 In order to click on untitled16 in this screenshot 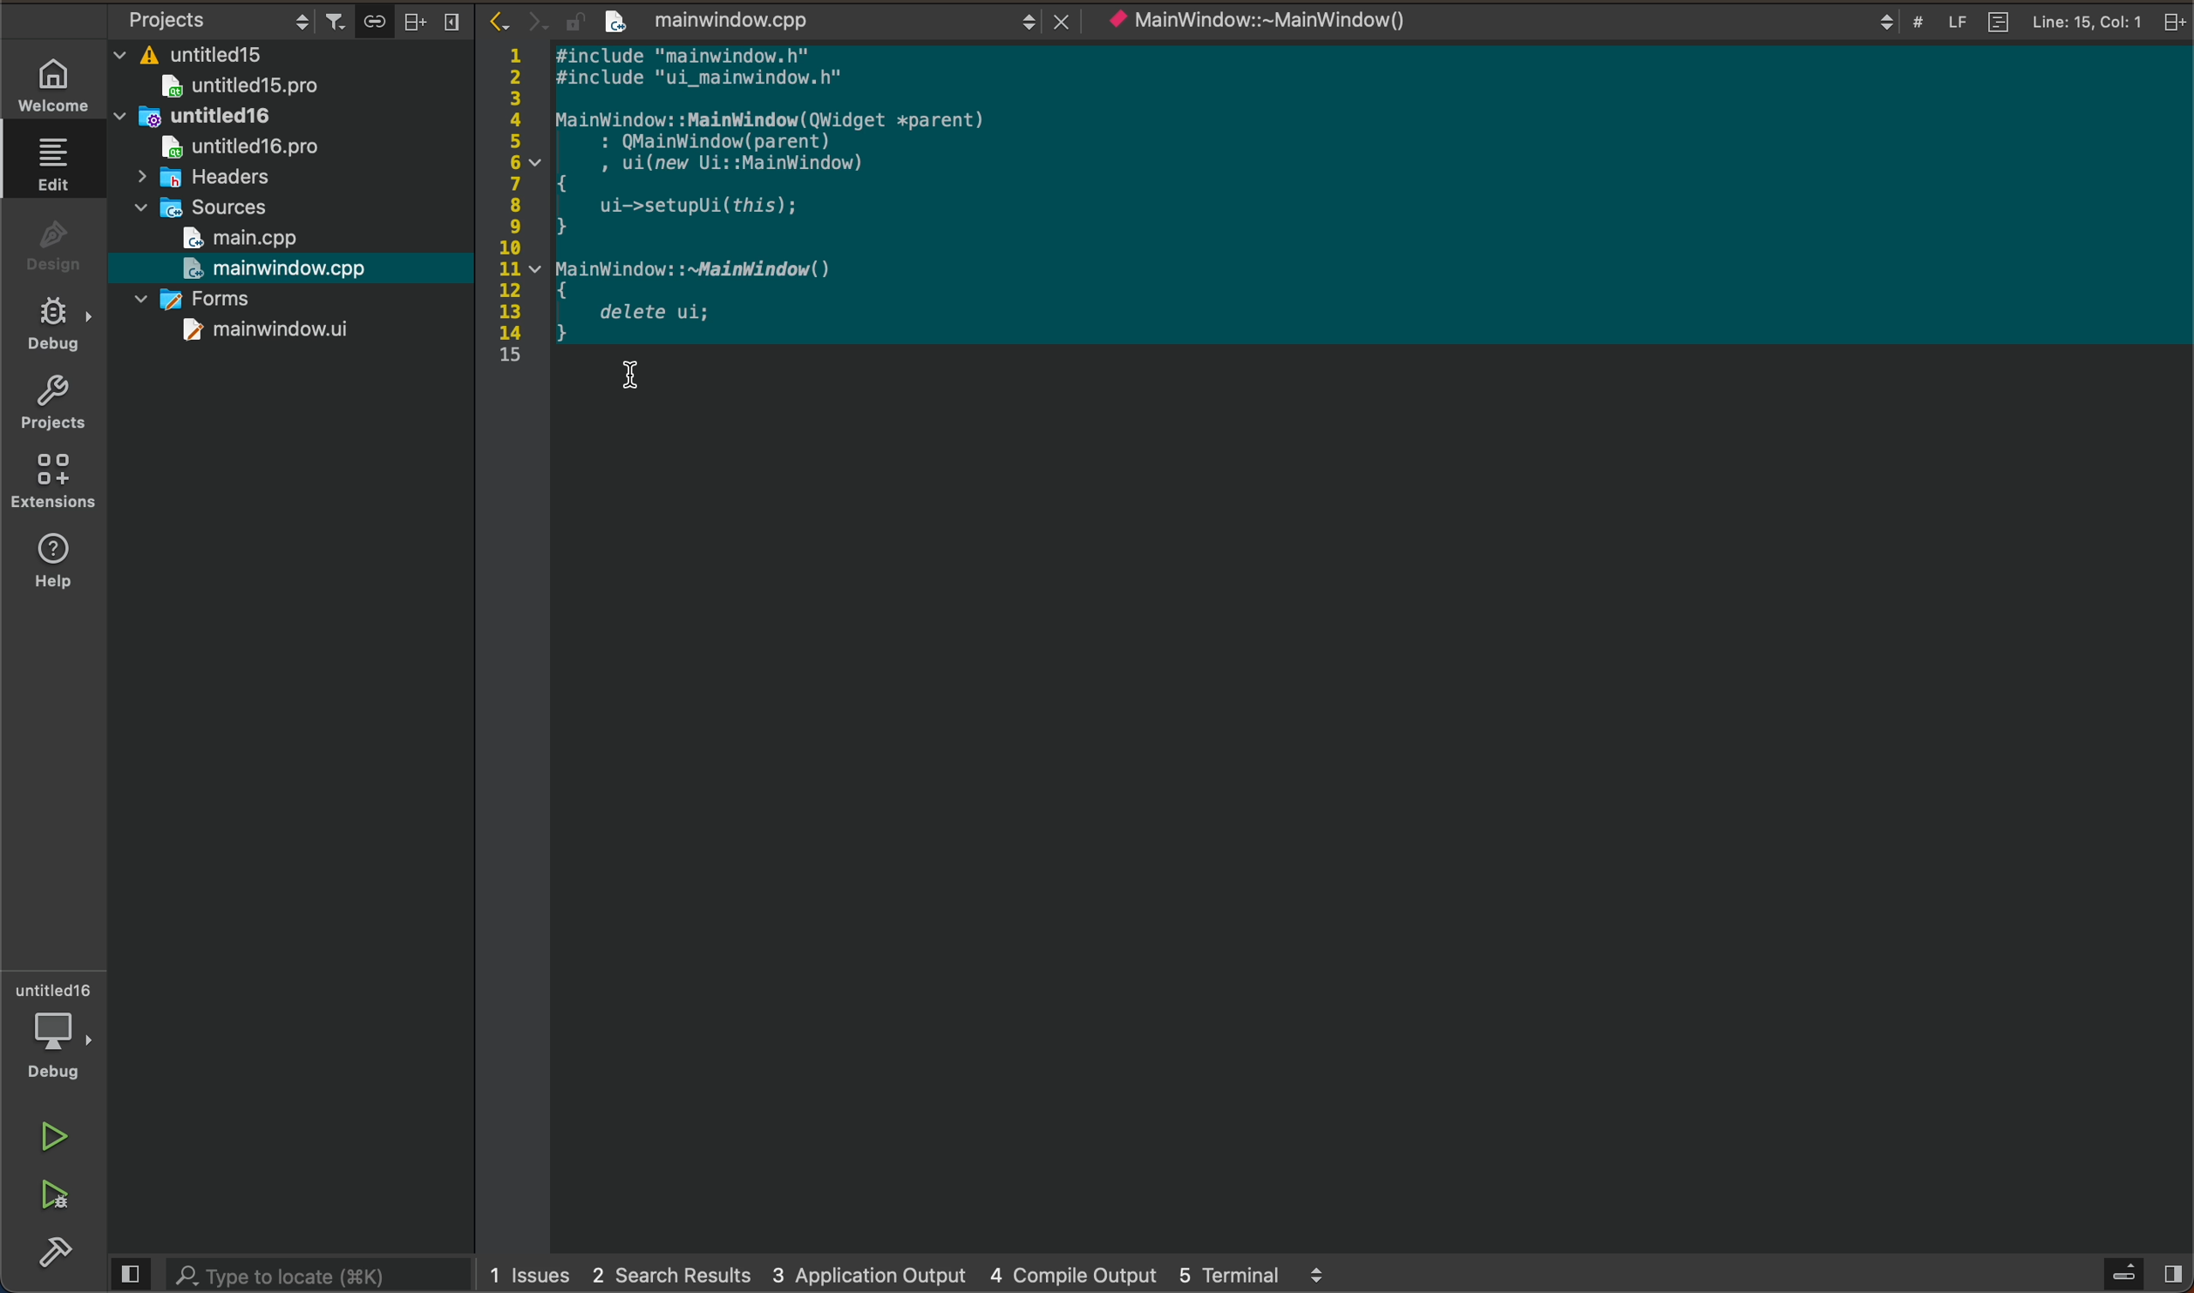, I will do `click(232, 118)`.